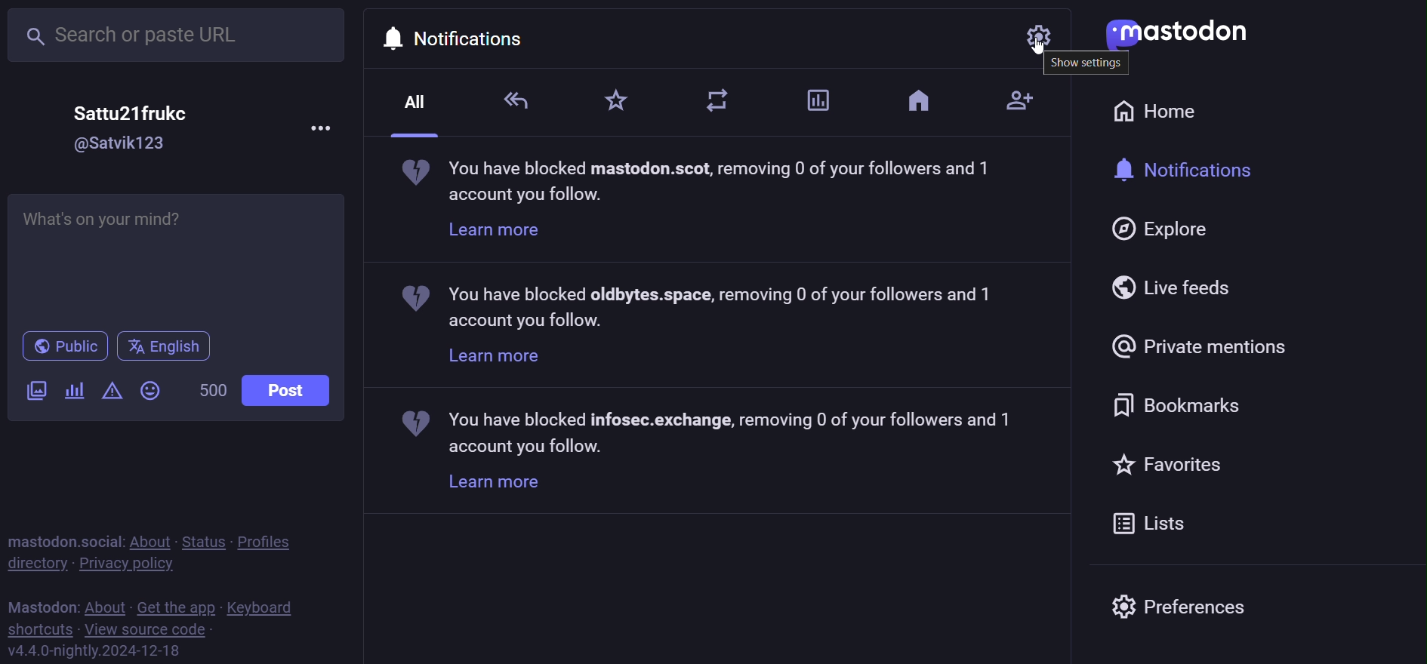 The width and height of the screenshot is (1427, 664). What do you see at coordinates (517, 102) in the screenshot?
I see `reply` at bounding box center [517, 102].